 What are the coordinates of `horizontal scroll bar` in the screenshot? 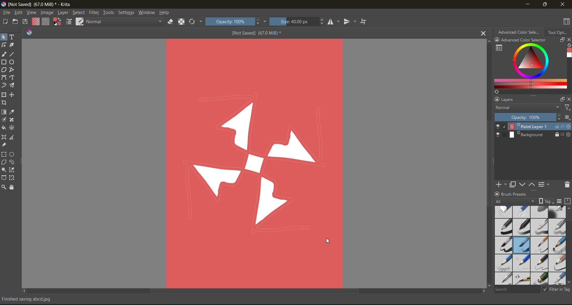 It's located at (568, 217).